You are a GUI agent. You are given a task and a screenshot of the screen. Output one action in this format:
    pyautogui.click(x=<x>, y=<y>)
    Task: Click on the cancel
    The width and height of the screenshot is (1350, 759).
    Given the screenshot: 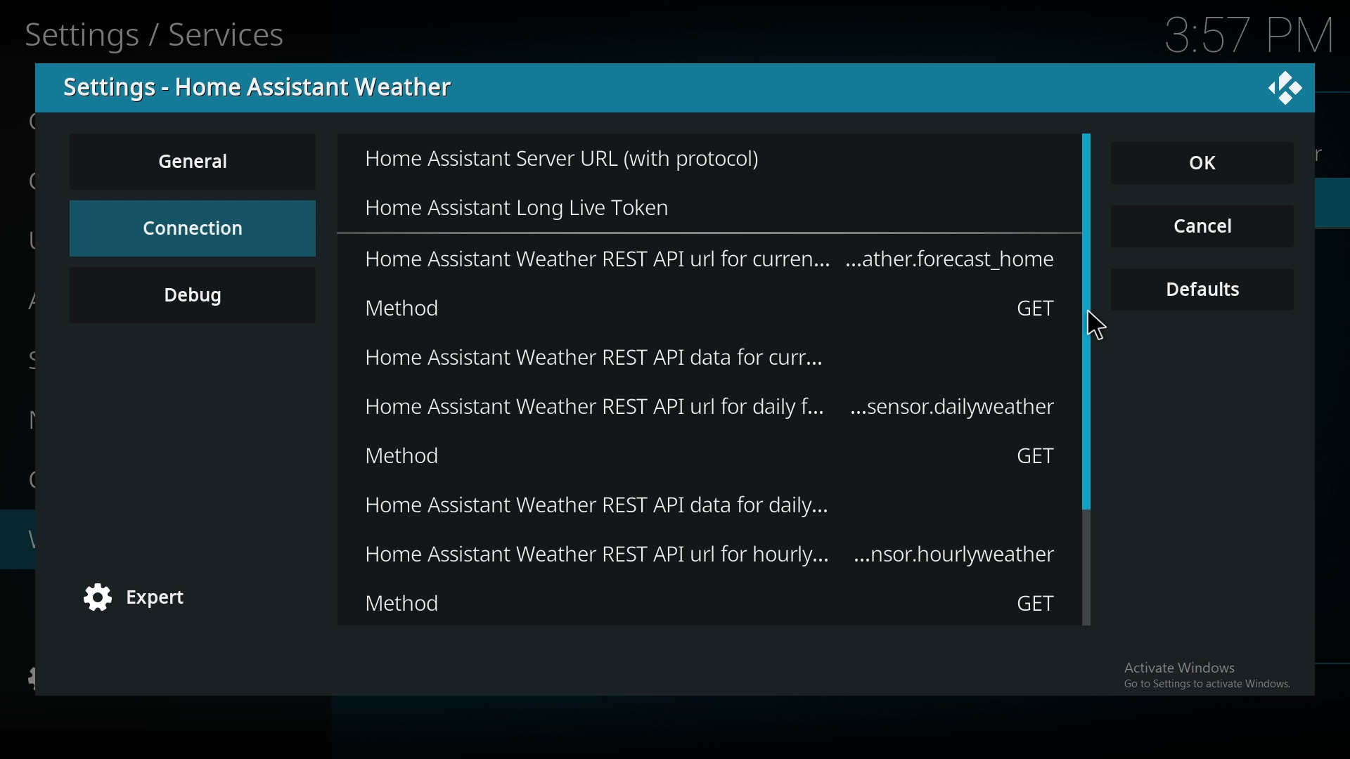 What is the action you would take?
    pyautogui.click(x=1202, y=228)
    